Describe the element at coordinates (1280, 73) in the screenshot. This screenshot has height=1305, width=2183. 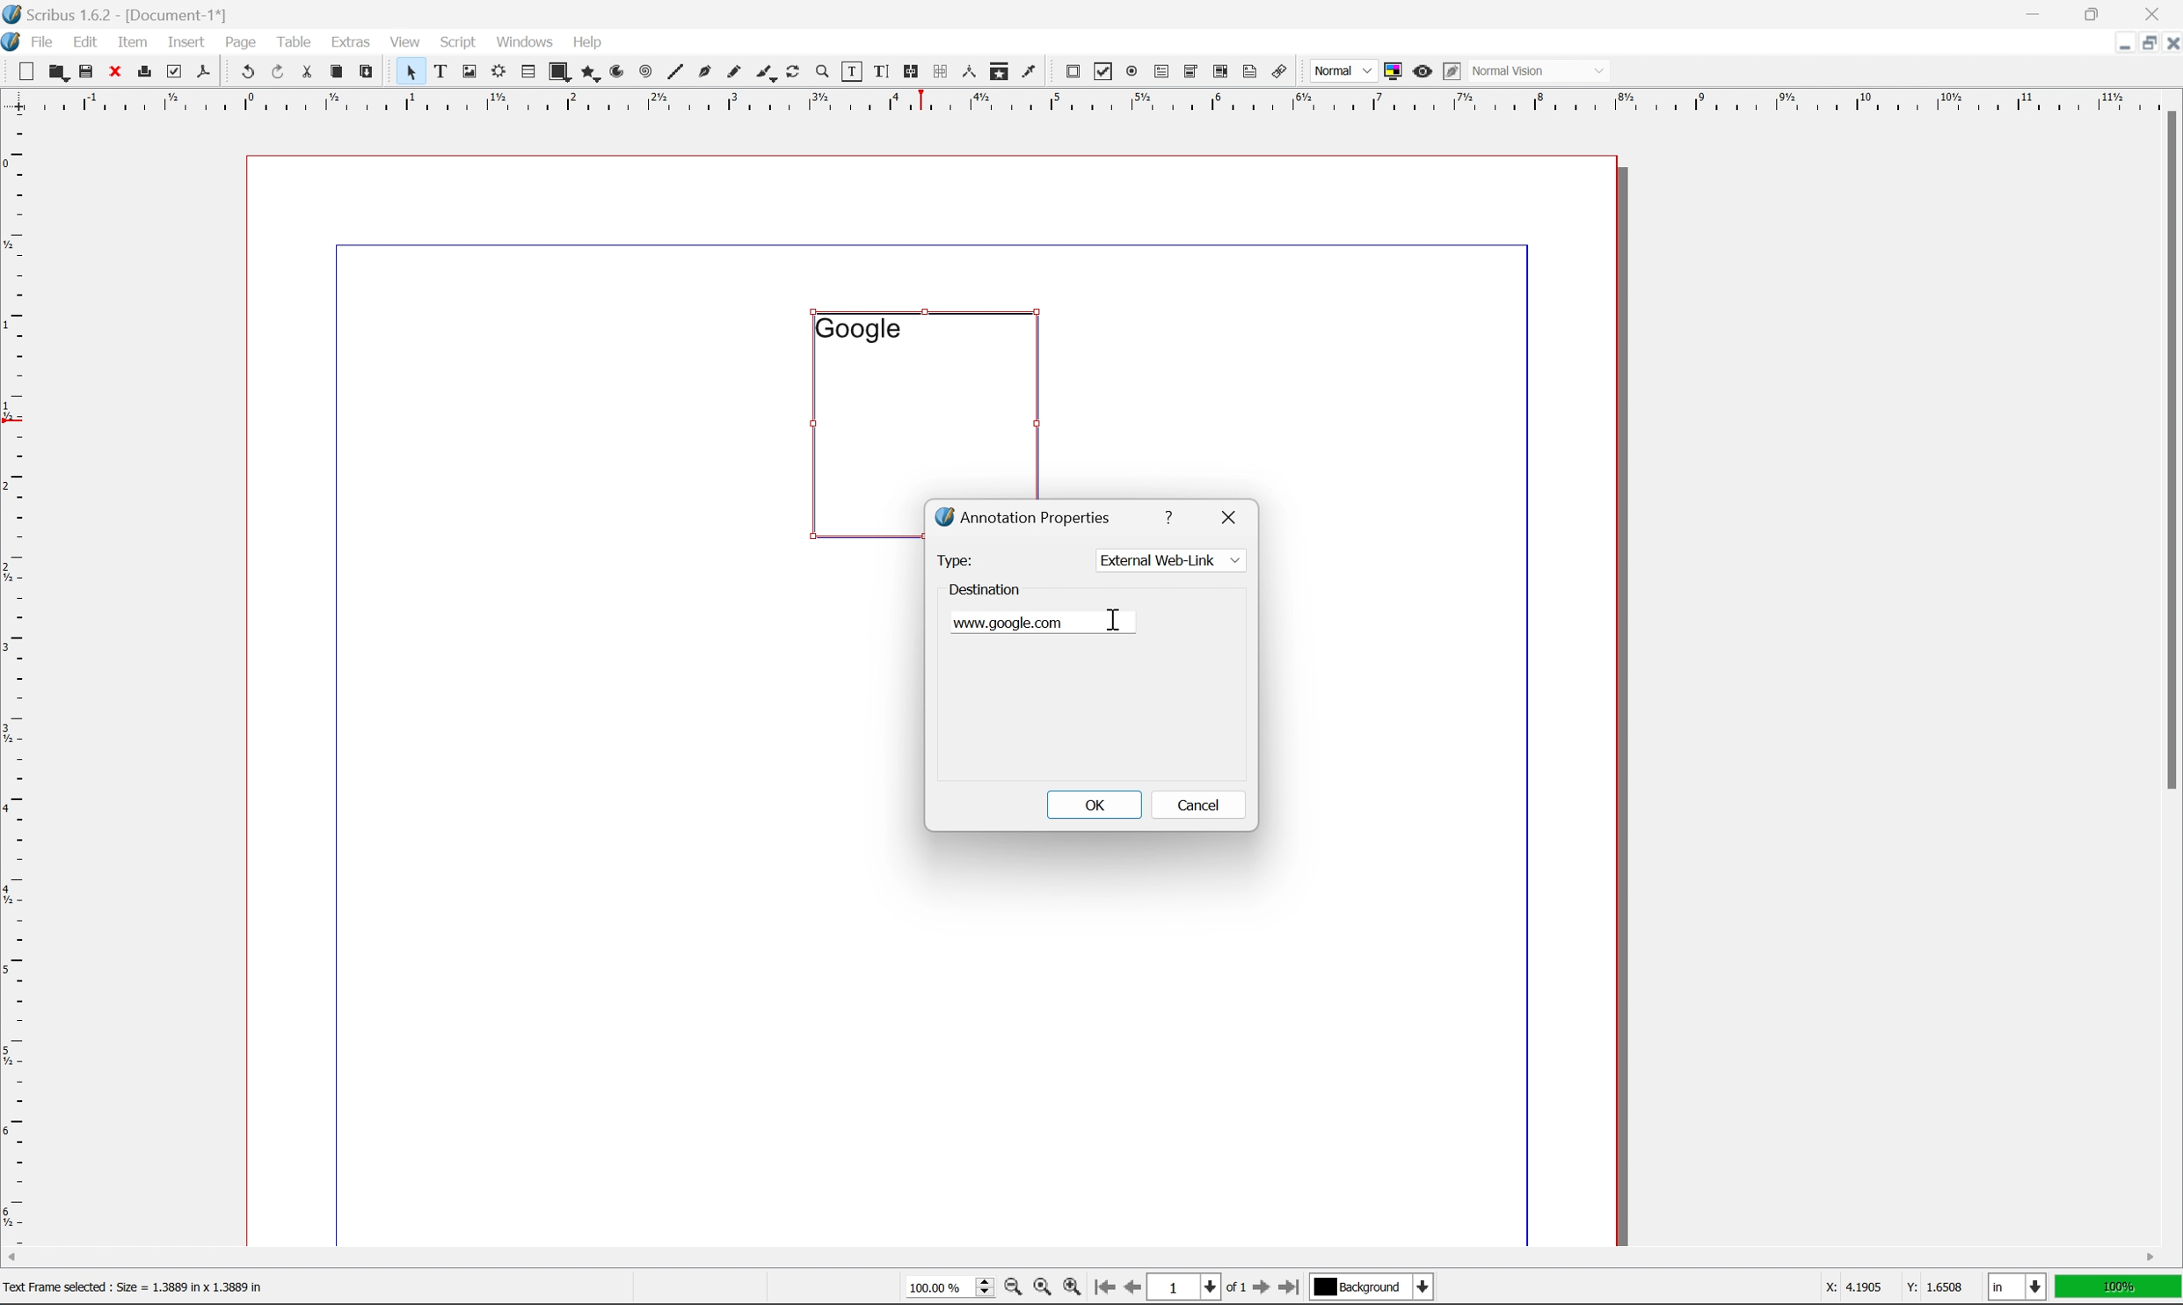
I see `link annotation` at that location.